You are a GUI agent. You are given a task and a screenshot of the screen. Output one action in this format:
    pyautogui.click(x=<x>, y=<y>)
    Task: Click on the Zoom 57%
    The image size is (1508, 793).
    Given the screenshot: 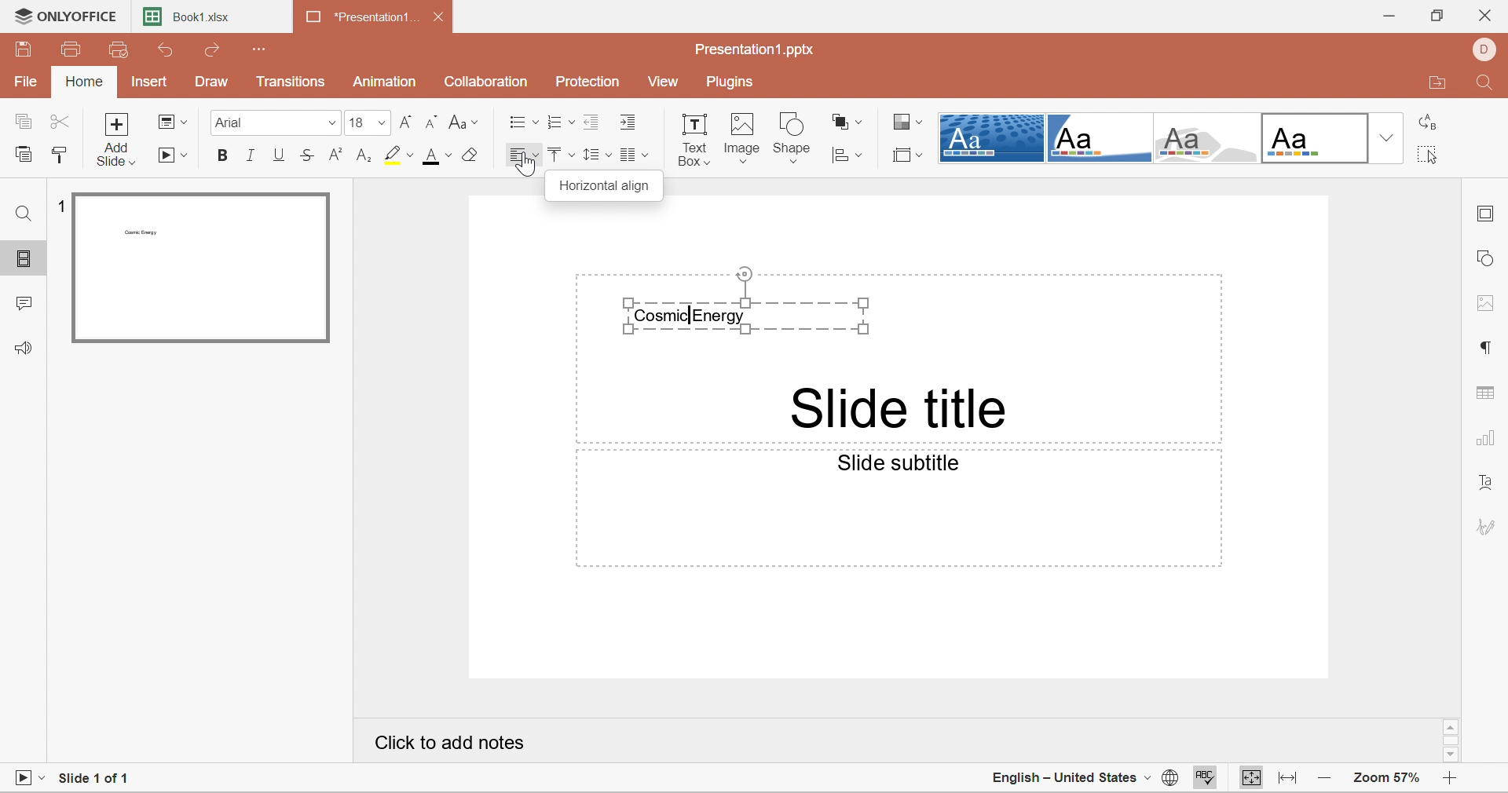 What is the action you would take?
    pyautogui.click(x=1388, y=778)
    